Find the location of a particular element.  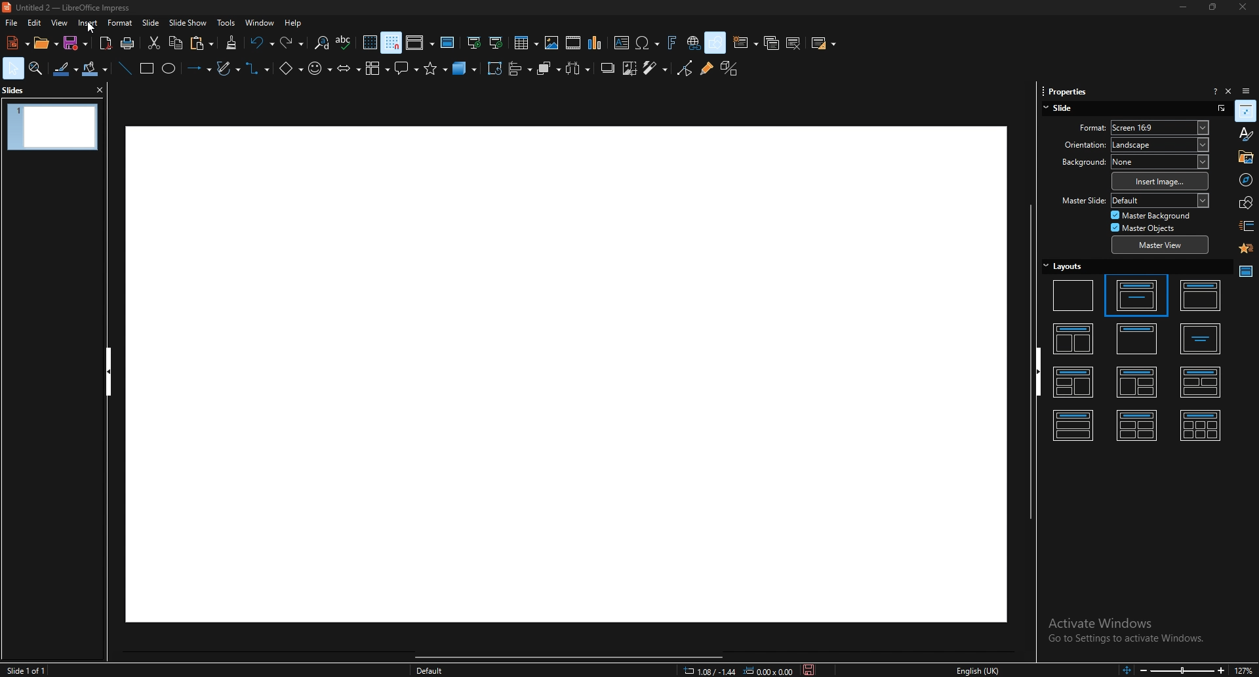

show draw functions is located at coordinates (715, 42).